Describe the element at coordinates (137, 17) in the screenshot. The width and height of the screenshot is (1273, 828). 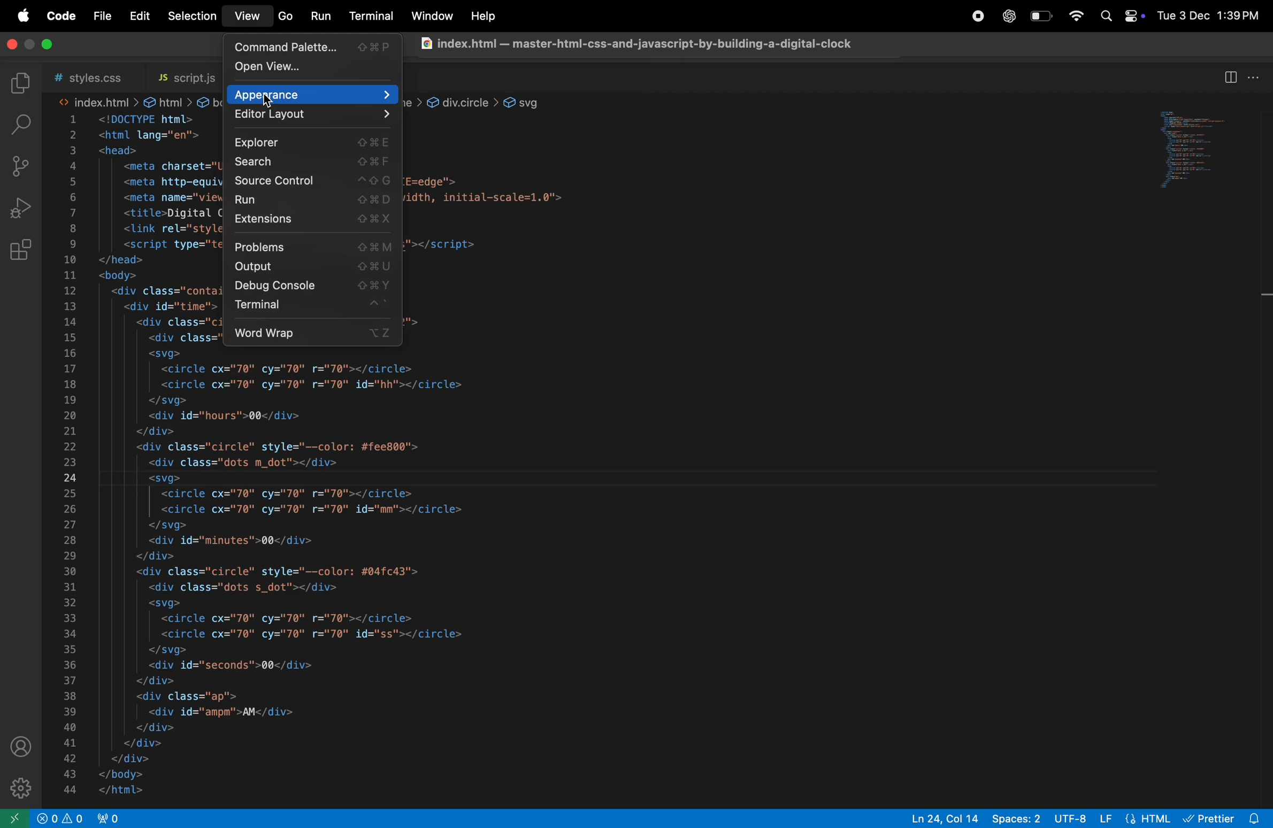
I see `edit` at that location.